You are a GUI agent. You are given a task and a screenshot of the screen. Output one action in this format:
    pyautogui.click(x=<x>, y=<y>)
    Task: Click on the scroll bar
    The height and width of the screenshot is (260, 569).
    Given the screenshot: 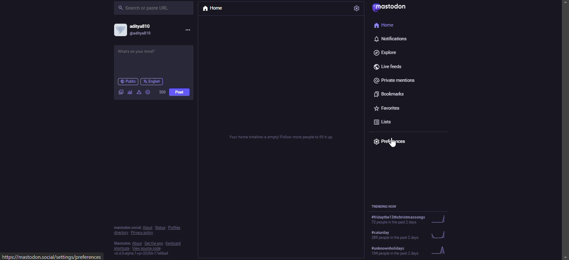 What is the action you would take?
    pyautogui.click(x=565, y=123)
    